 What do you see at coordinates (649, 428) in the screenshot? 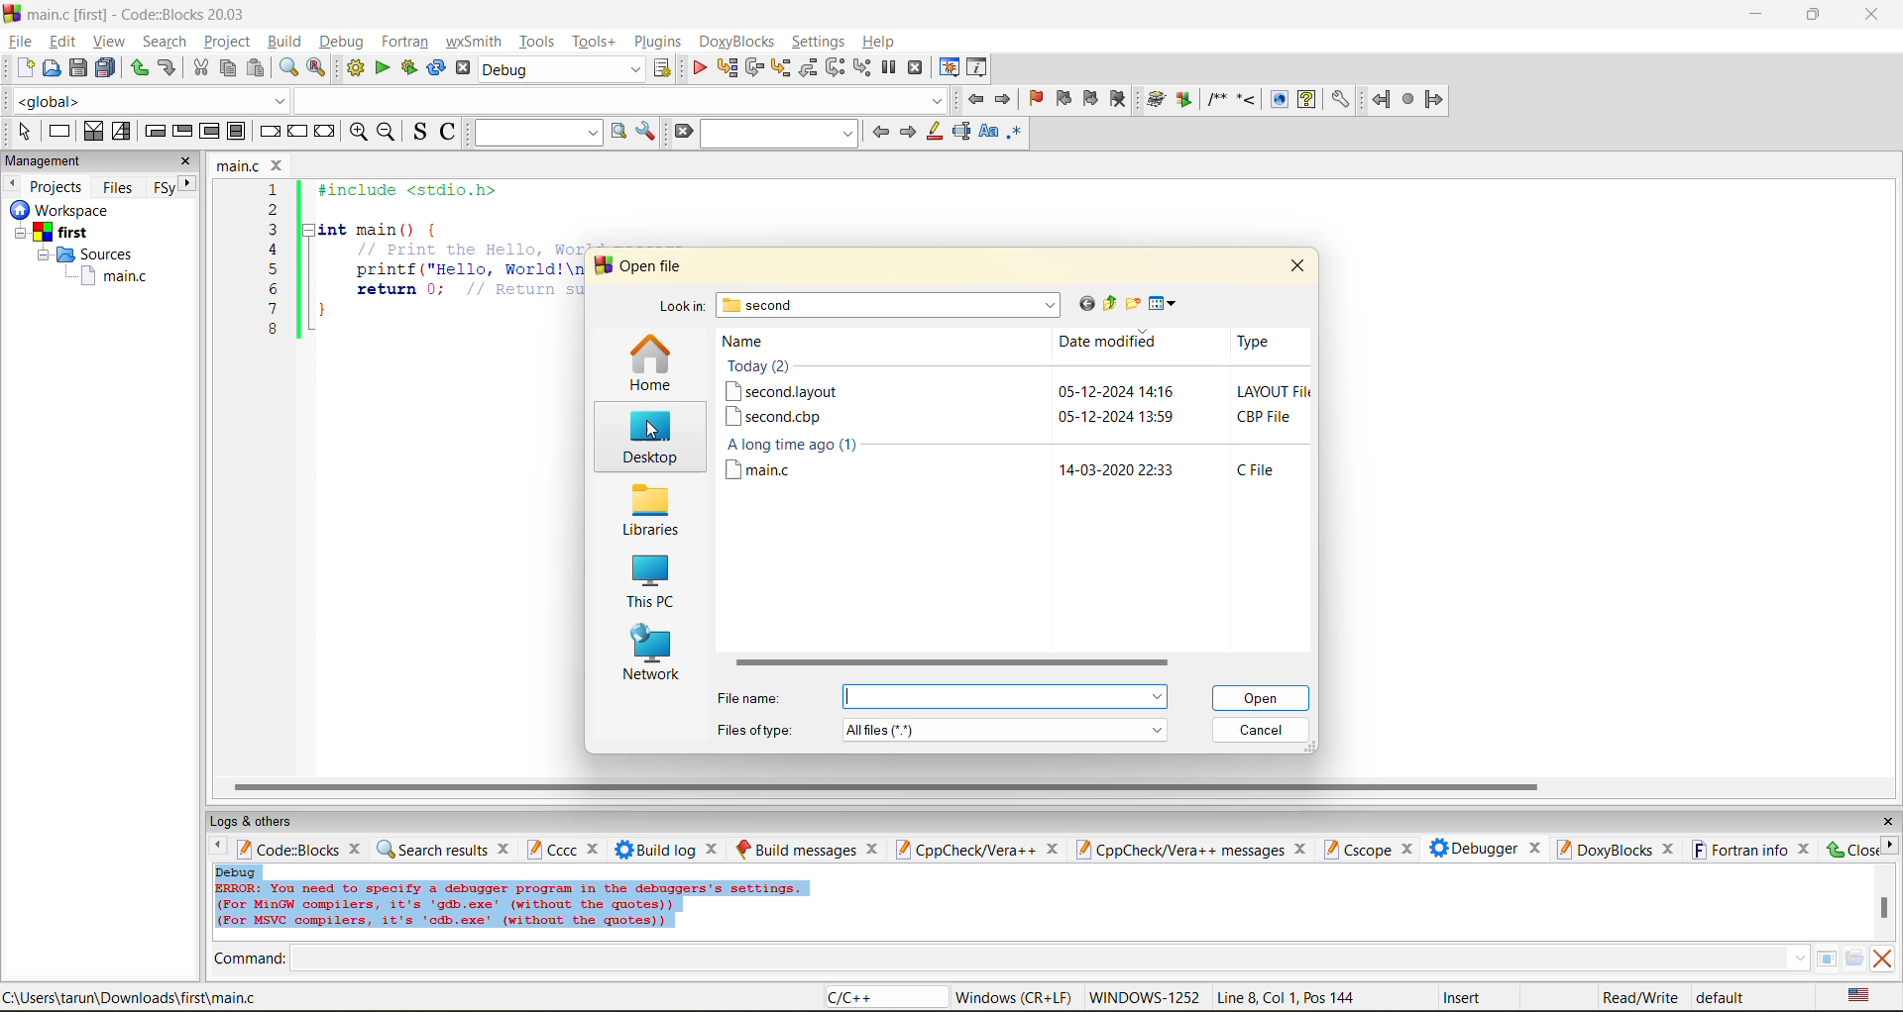
I see `cursor` at bounding box center [649, 428].